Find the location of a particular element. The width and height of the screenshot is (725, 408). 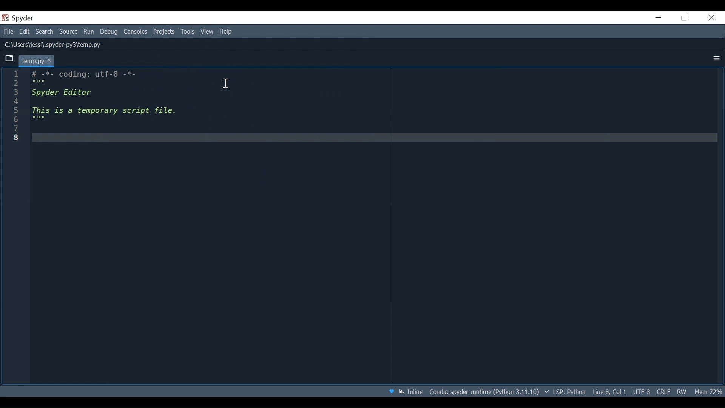

Conda: spyder-runtime (Python 3.11.10) is located at coordinates (485, 392).